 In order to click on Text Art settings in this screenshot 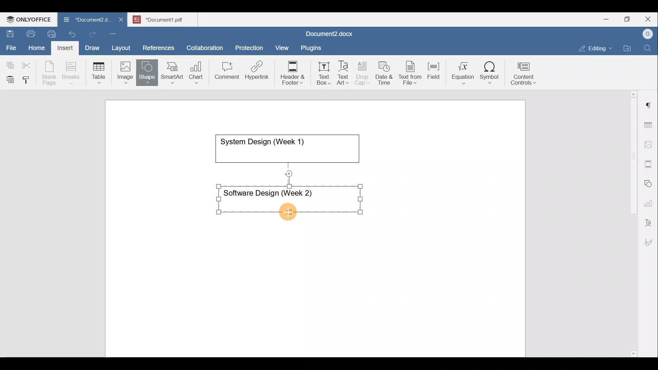, I will do `click(649, 220)`.